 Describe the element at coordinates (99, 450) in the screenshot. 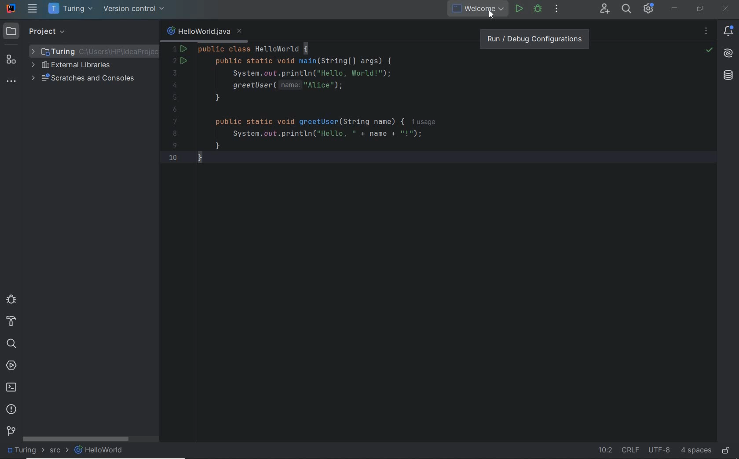

I see `HelloWorld` at that location.